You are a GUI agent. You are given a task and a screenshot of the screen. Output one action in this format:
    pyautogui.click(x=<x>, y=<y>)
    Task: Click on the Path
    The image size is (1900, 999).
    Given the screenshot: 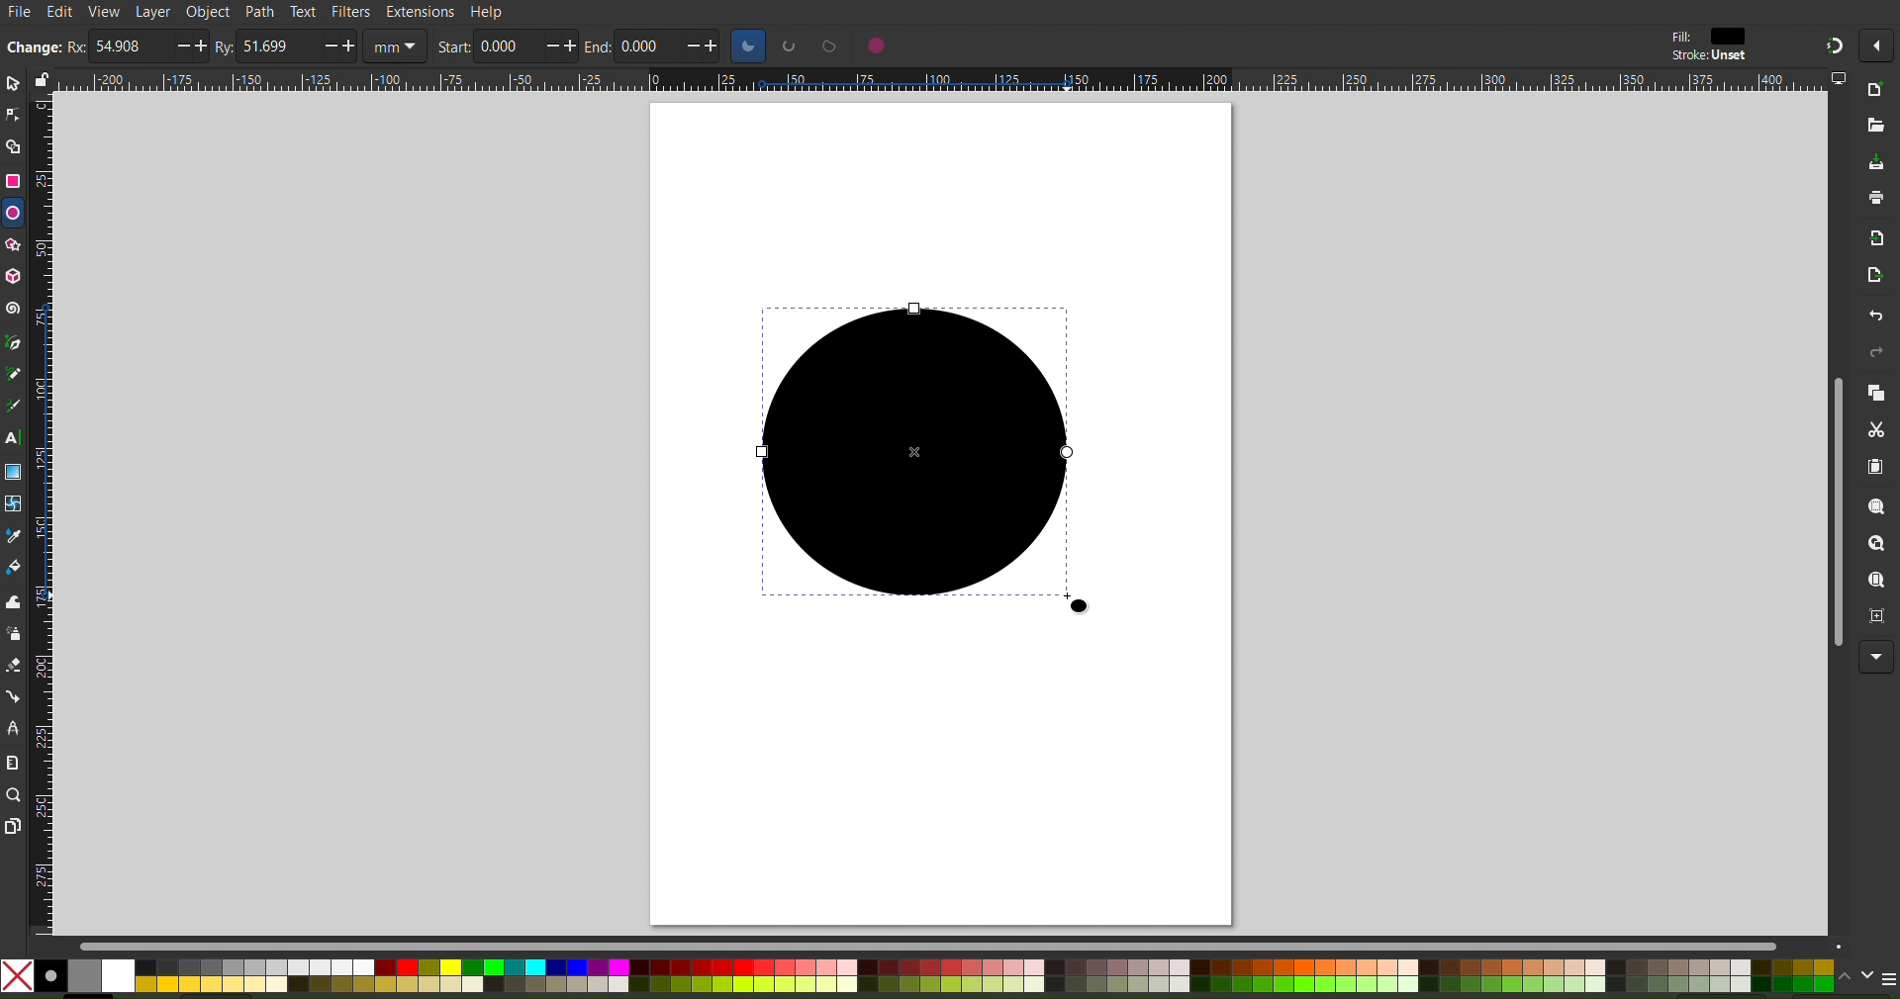 What is the action you would take?
    pyautogui.click(x=259, y=12)
    